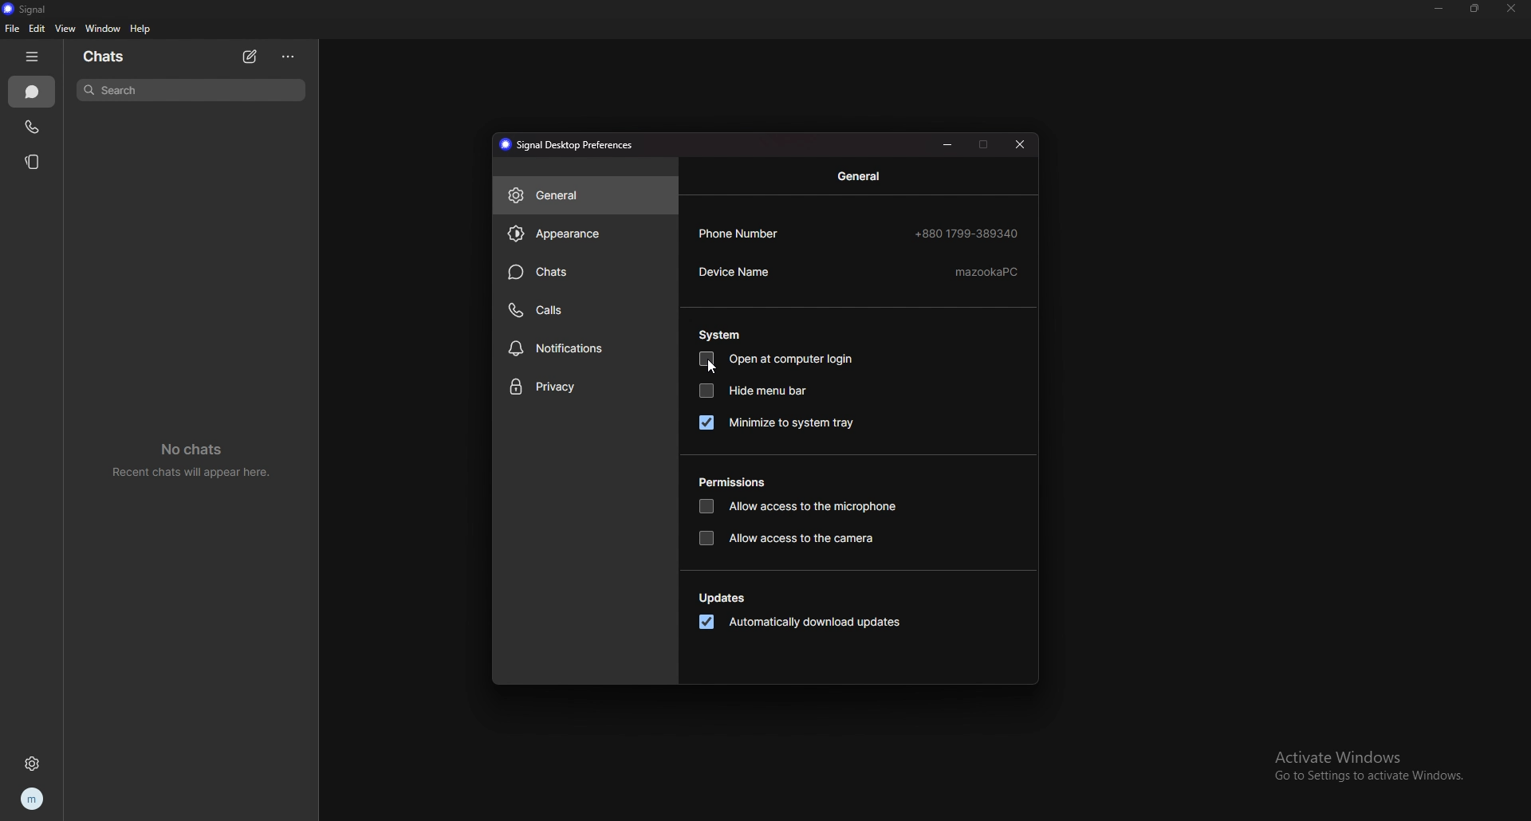 The image size is (1531, 821). I want to click on open at computer login, so click(779, 359).